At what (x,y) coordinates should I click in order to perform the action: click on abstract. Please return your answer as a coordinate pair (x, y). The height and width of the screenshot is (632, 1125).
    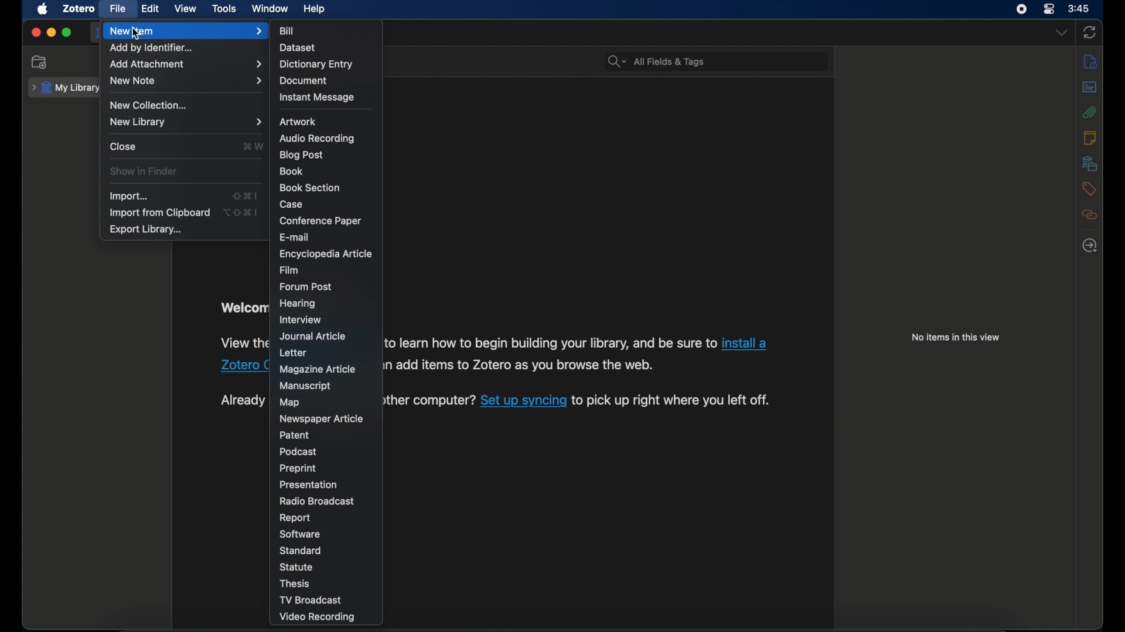
    Looking at the image, I should click on (1090, 86).